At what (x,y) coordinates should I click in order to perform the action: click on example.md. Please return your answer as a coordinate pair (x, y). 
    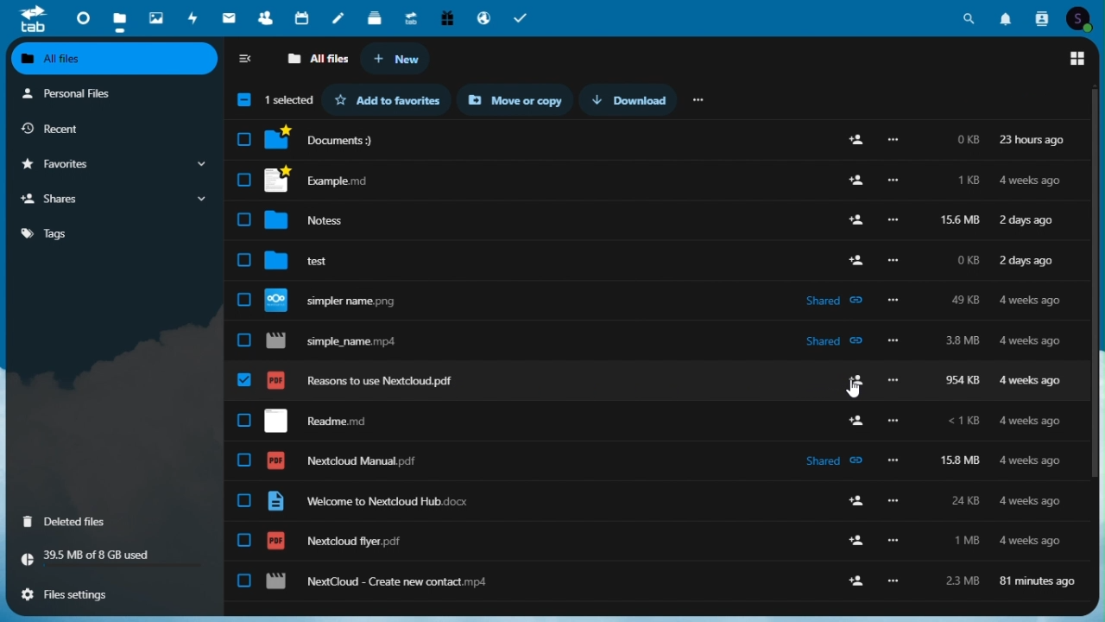
    Looking at the image, I should click on (330, 181).